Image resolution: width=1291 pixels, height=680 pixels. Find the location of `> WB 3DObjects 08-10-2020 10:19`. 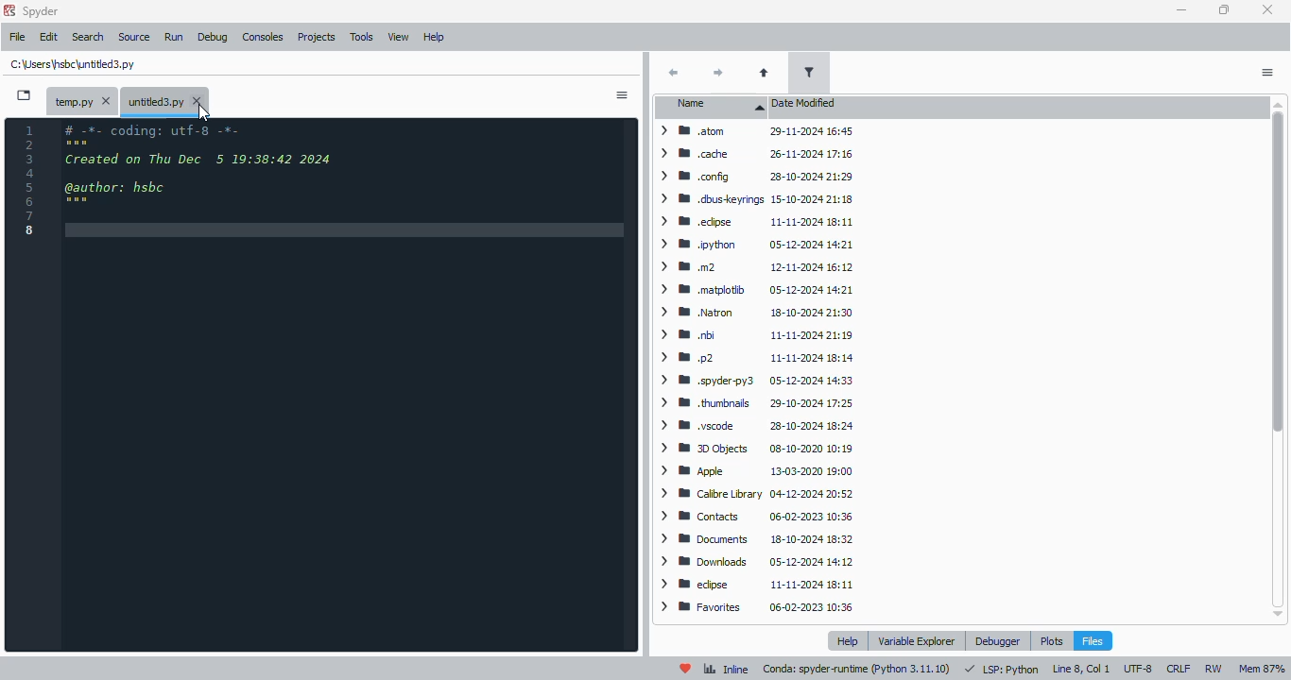

> WB 3DObjects 08-10-2020 10:19 is located at coordinates (752, 449).